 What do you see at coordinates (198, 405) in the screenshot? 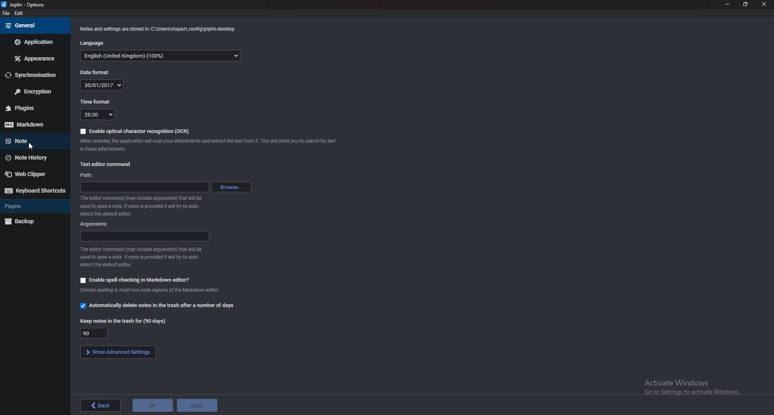
I see `apply` at bounding box center [198, 405].